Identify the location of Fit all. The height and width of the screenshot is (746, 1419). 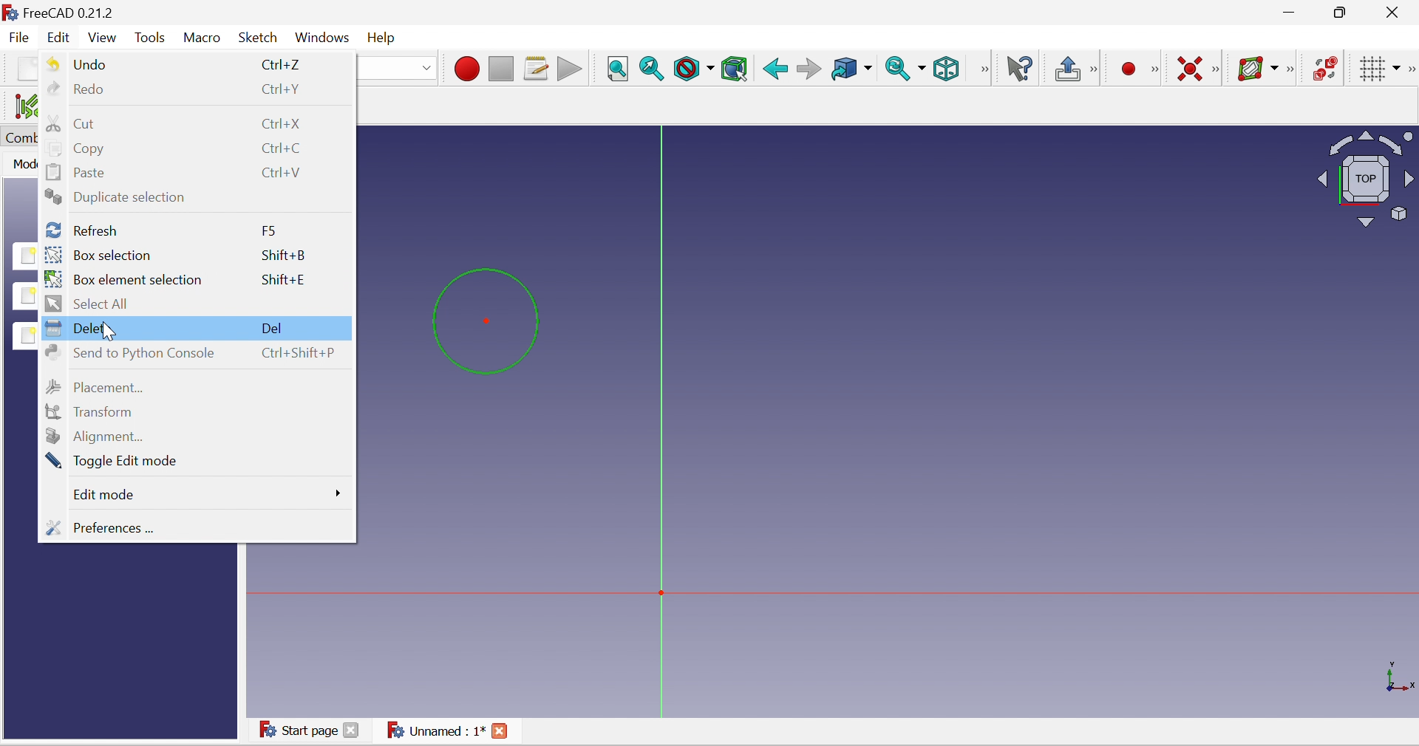
(616, 69).